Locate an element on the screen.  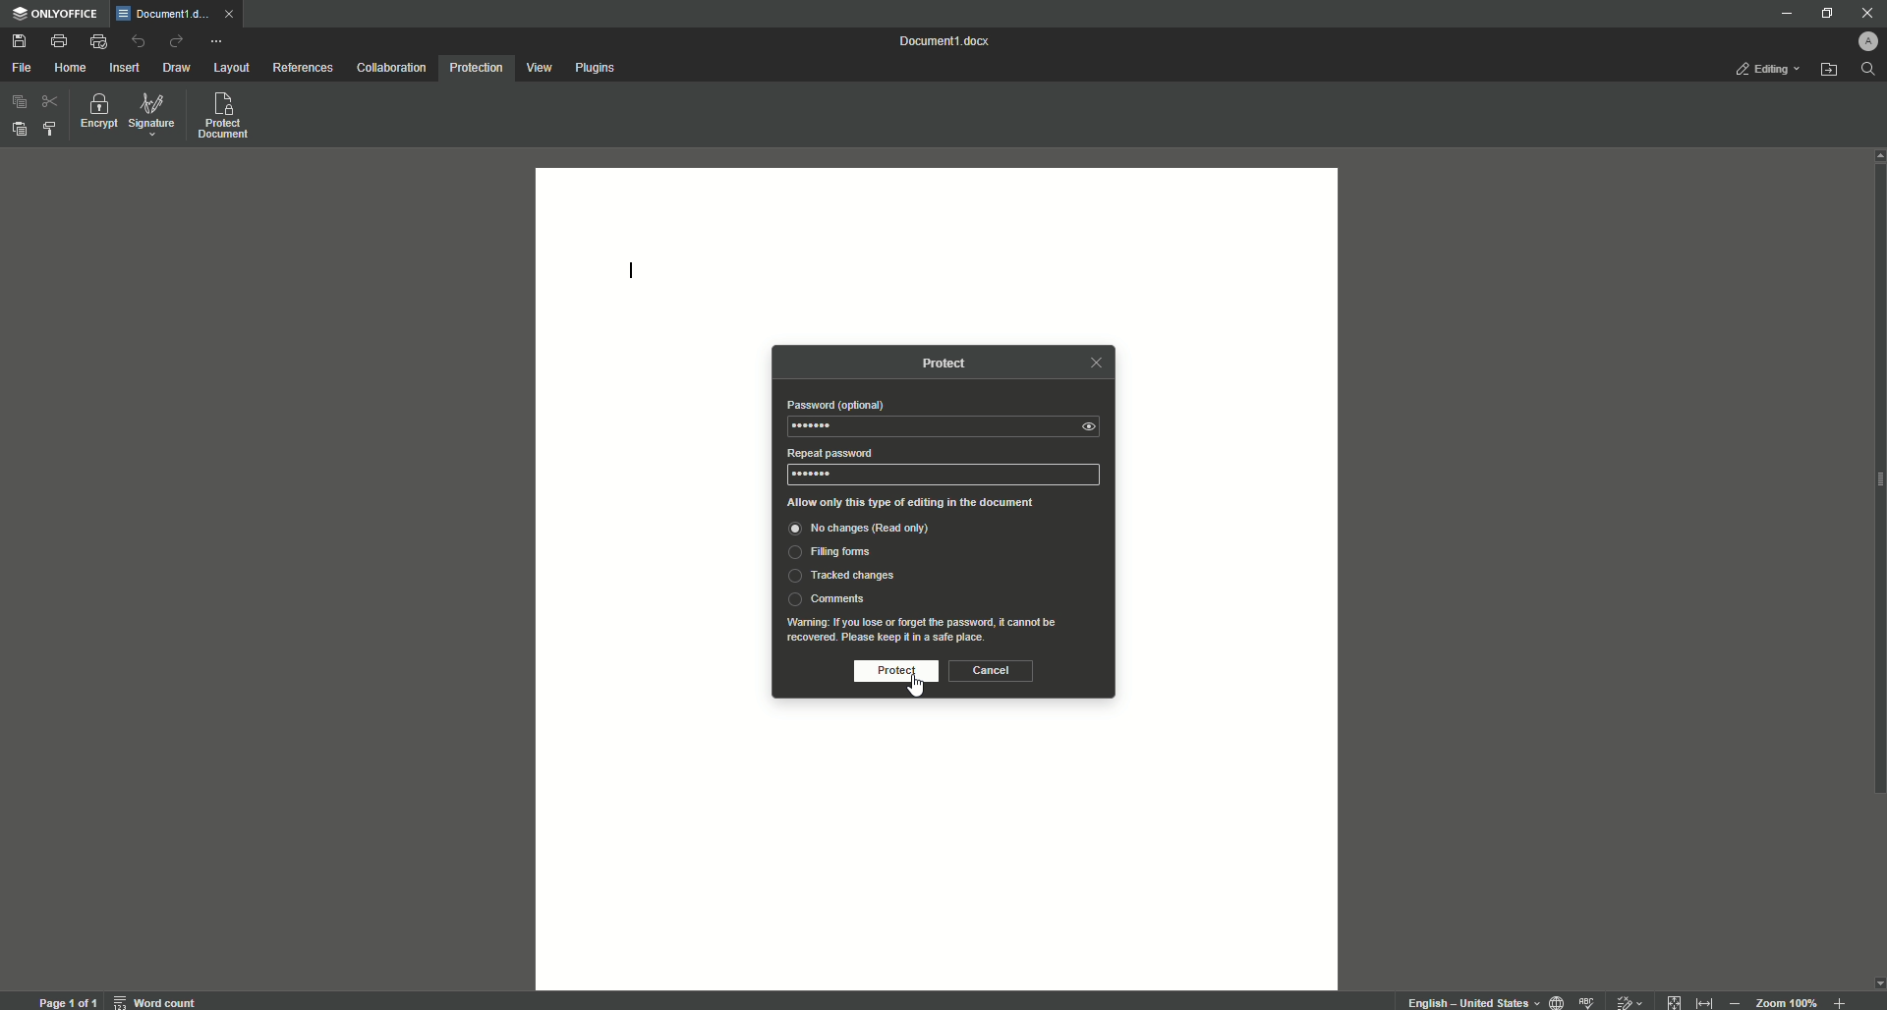
Cut is located at coordinates (48, 102).